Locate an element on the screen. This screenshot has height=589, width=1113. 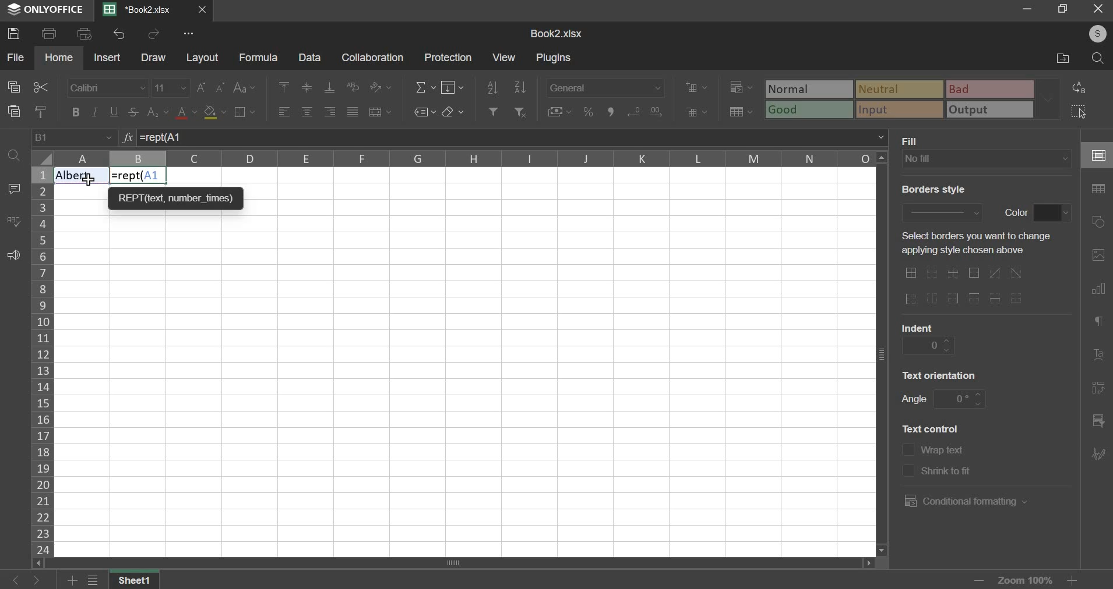
text is located at coordinates (912, 399).